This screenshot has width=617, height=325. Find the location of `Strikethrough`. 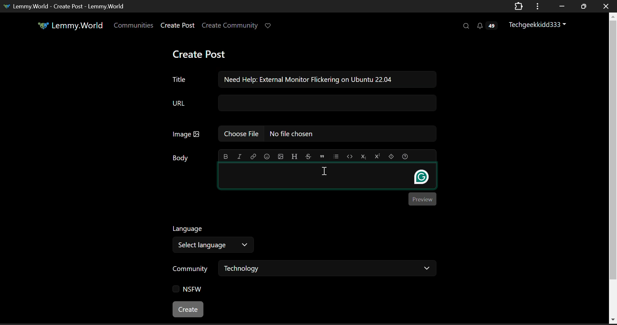

Strikethrough is located at coordinates (308, 157).